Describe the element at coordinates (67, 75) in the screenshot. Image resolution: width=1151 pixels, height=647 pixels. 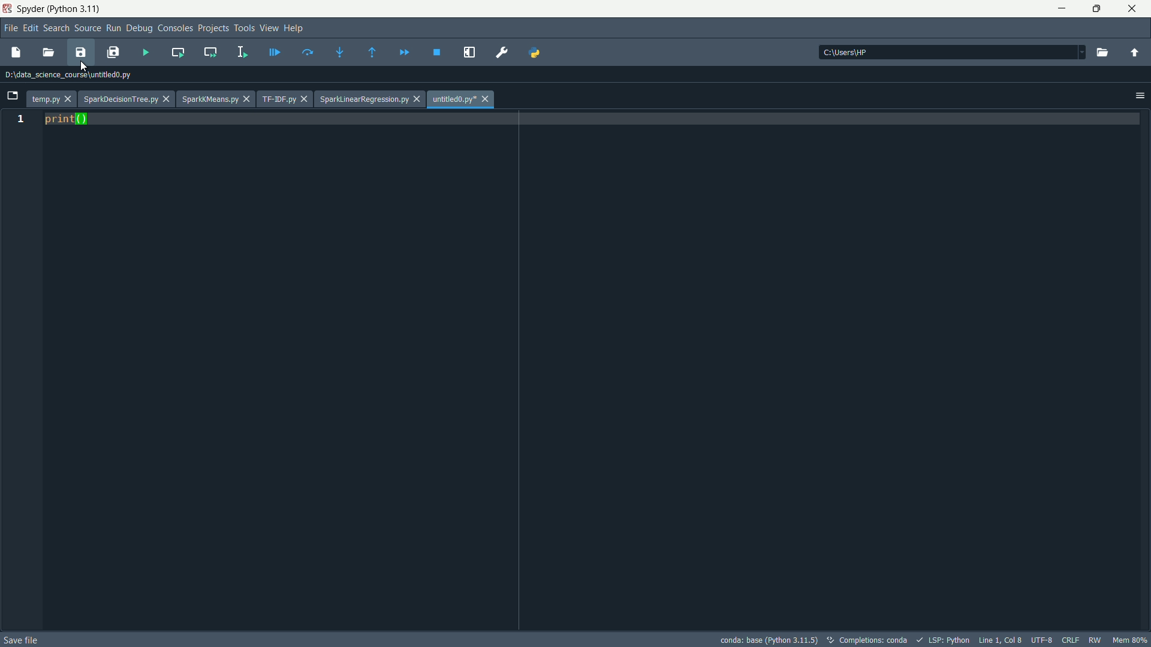
I see `File directory` at that location.